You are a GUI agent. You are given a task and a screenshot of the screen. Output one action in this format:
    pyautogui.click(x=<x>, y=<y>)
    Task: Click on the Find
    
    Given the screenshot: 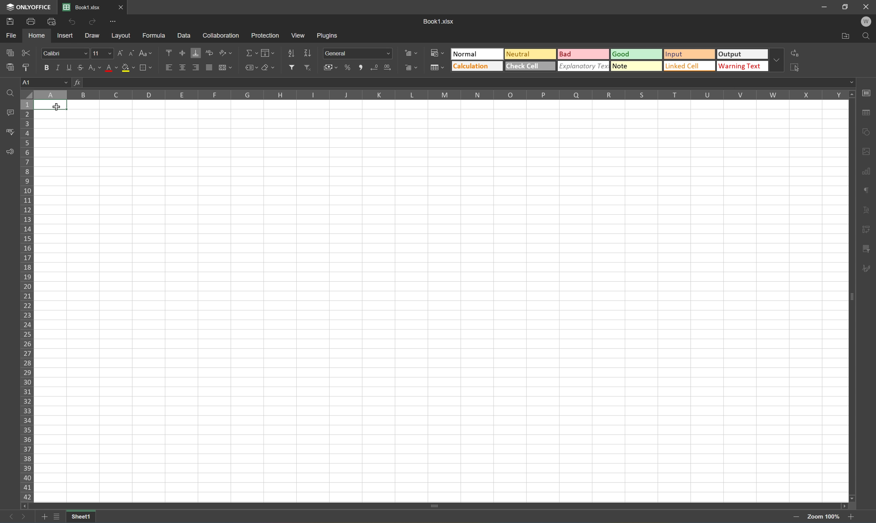 What is the action you would take?
    pyautogui.click(x=10, y=92)
    